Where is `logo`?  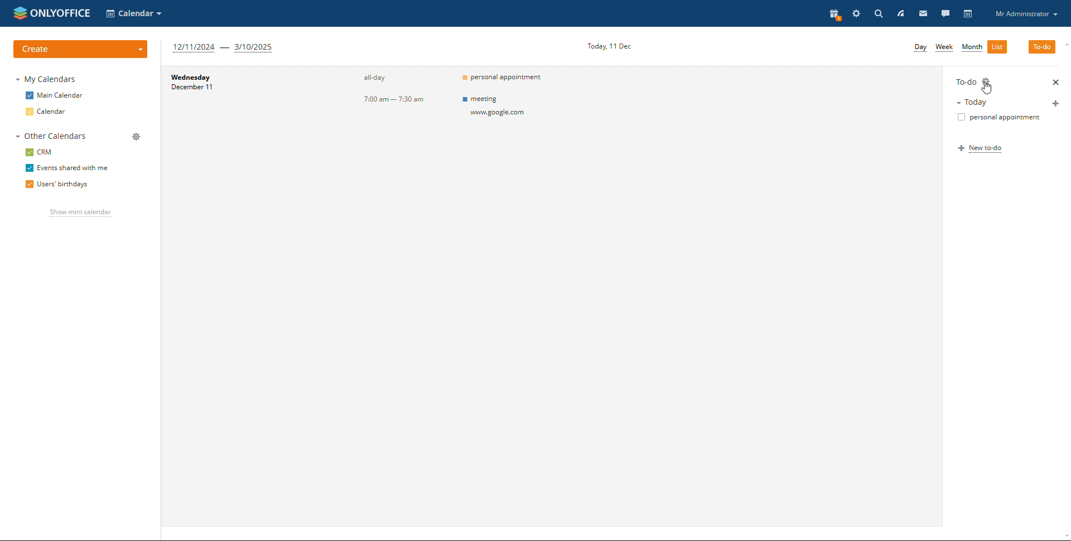 logo is located at coordinates (53, 13).